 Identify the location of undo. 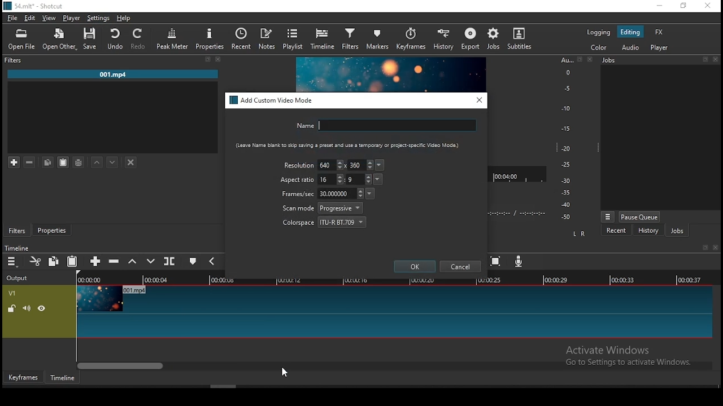
(116, 39).